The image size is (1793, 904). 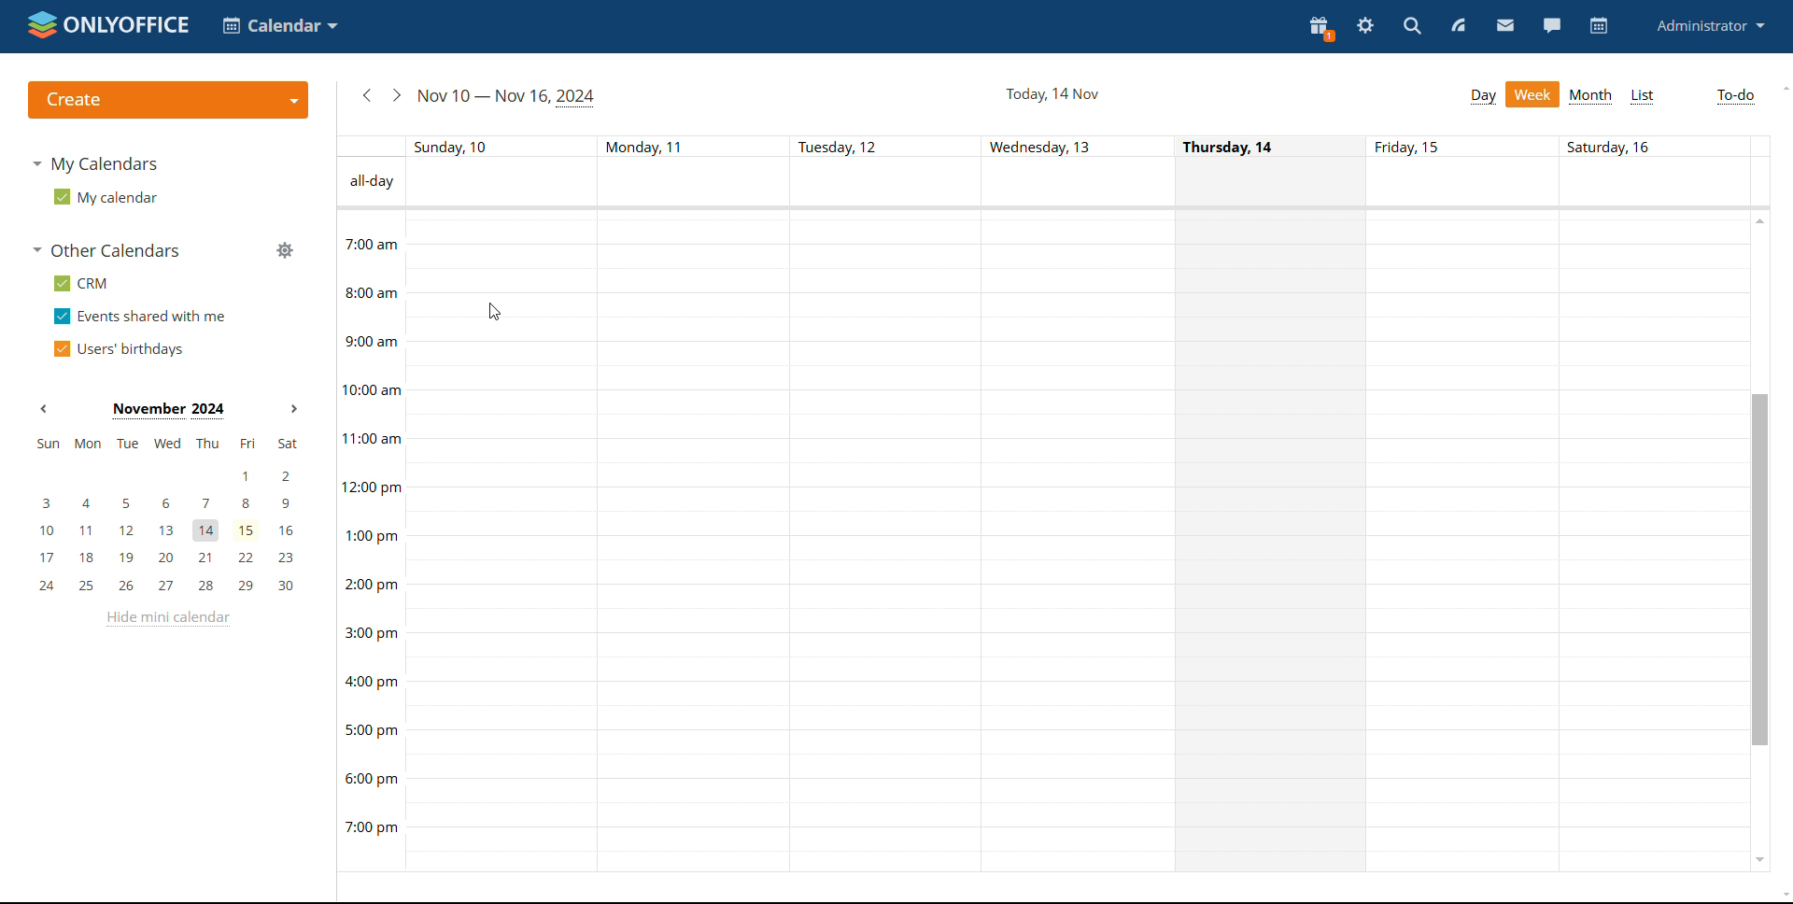 What do you see at coordinates (166, 409) in the screenshot?
I see `current month` at bounding box center [166, 409].